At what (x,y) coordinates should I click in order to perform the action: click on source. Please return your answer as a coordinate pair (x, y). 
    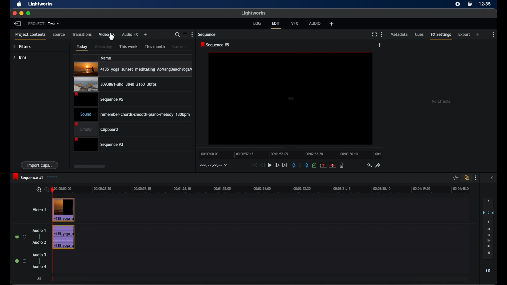
    Looking at the image, I should click on (59, 35).